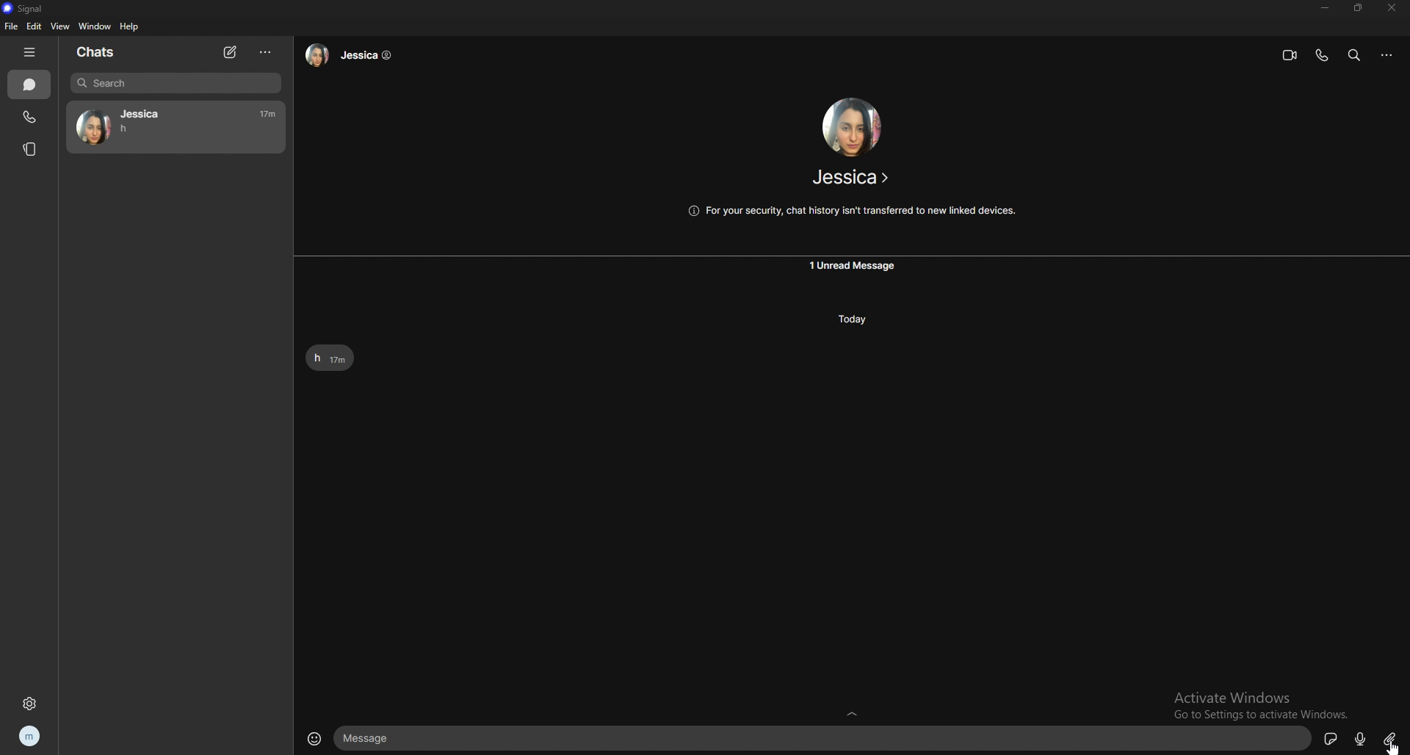 The image size is (1410, 755). Describe the element at coordinates (854, 266) in the screenshot. I see `1 unread message` at that location.